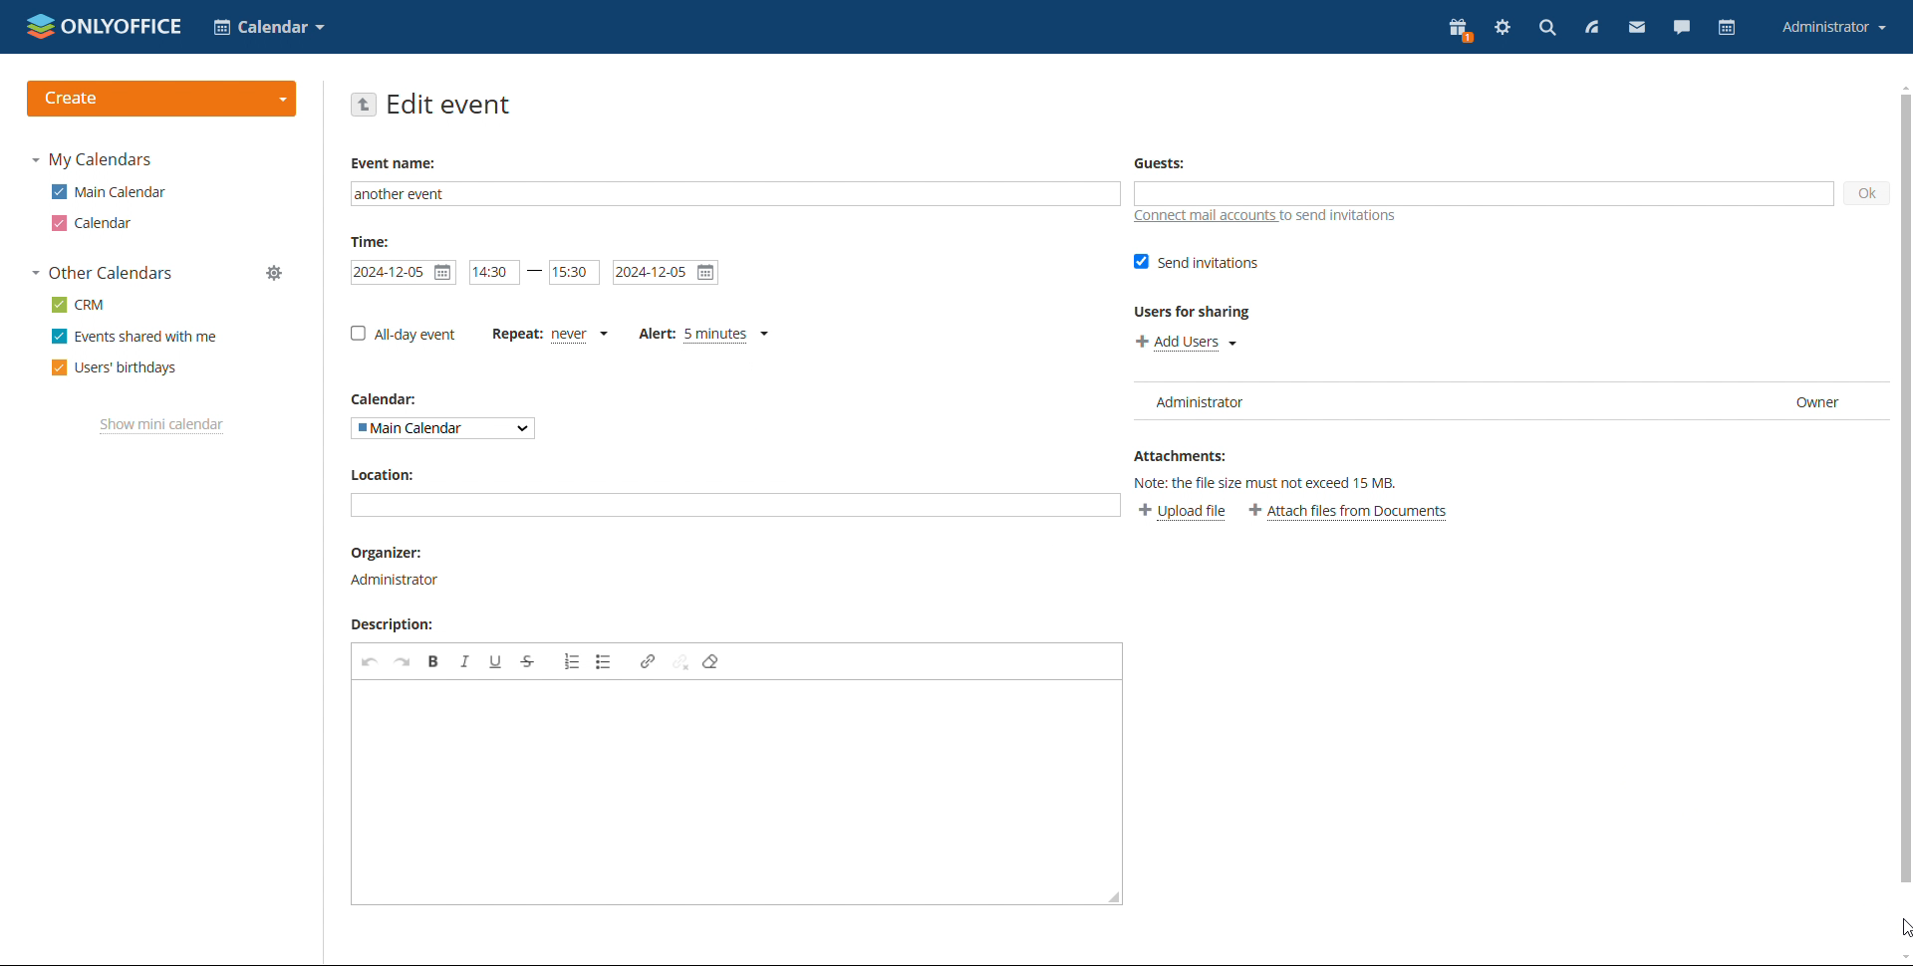 The image size is (1913, 966). Describe the element at coordinates (276, 273) in the screenshot. I see `manage` at that location.